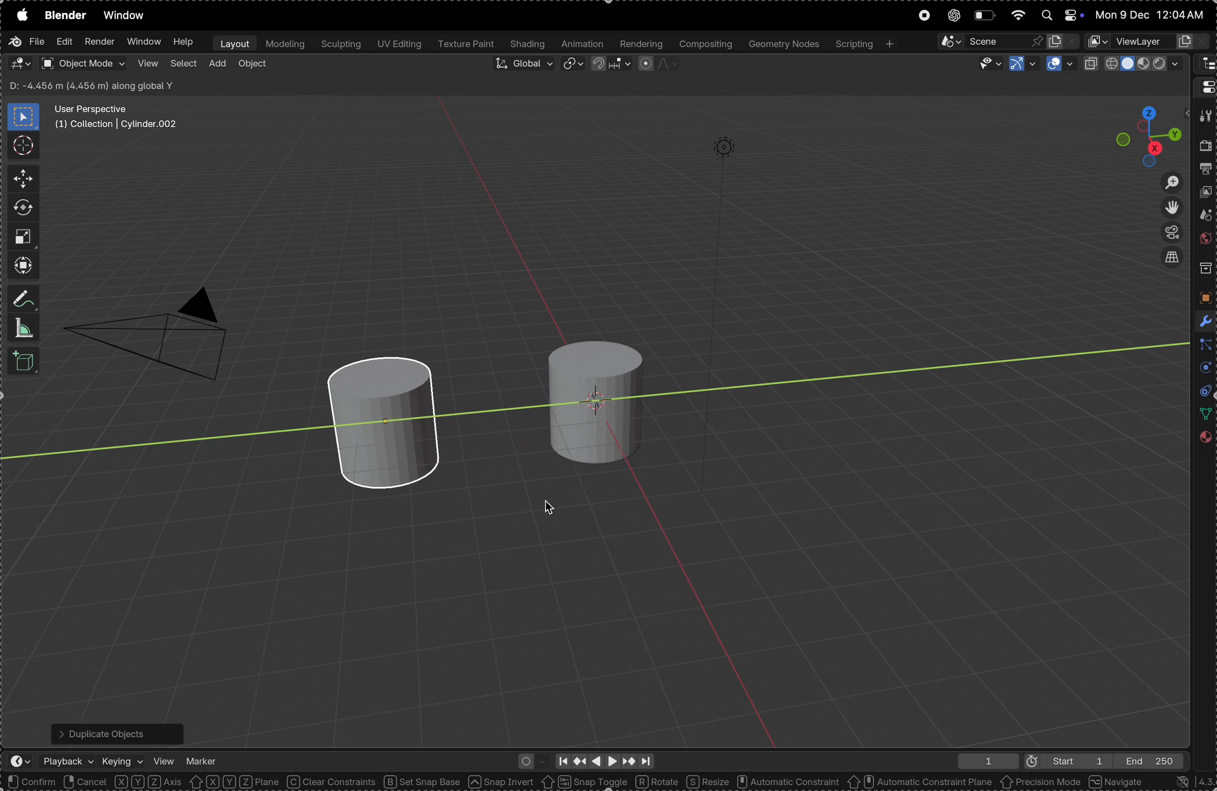  Describe the element at coordinates (705, 44) in the screenshot. I see `composting` at that location.